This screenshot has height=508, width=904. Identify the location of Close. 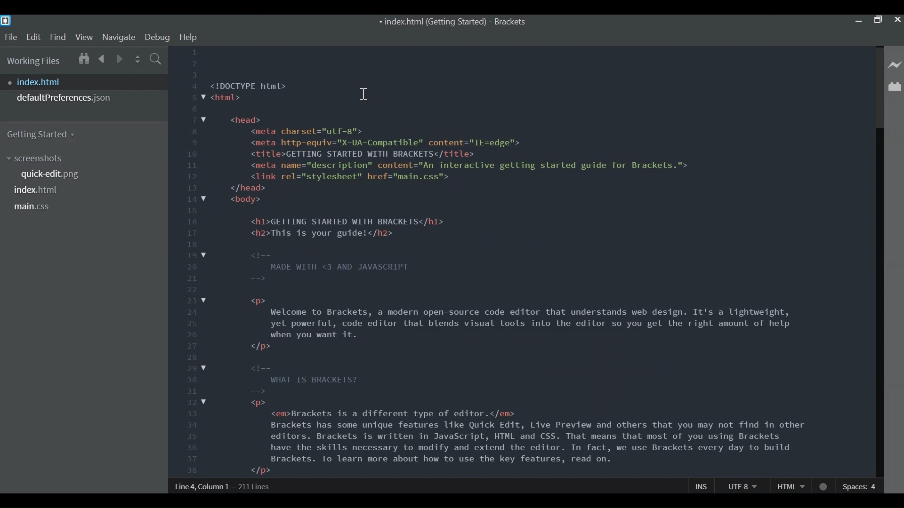
(897, 20).